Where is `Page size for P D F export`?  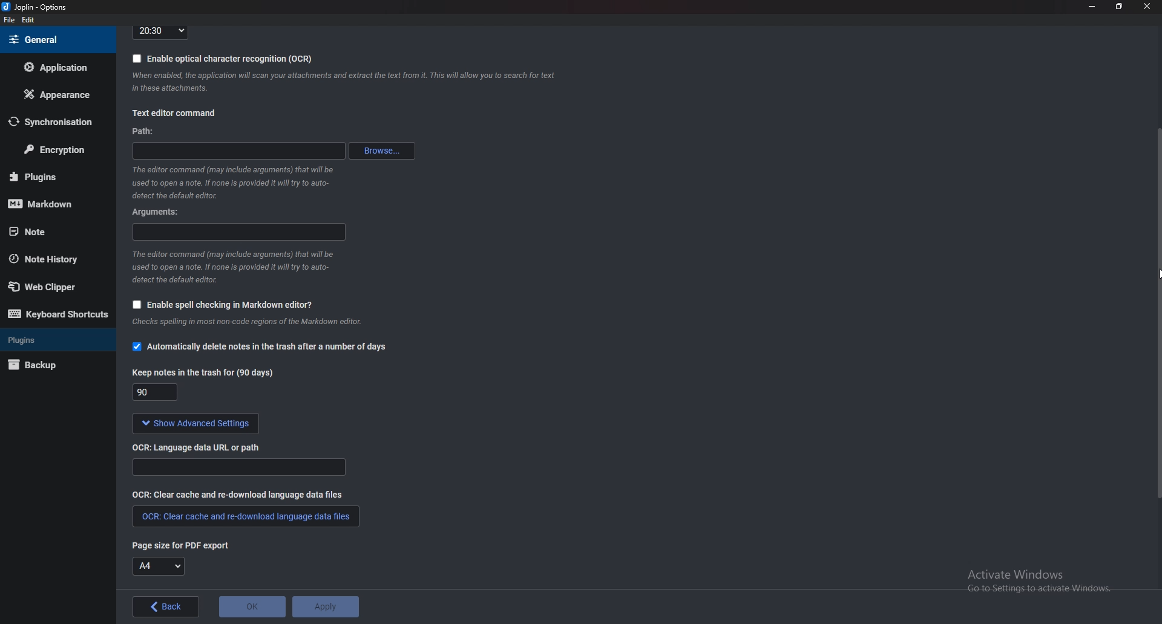
Page size for P D F export is located at coordinates (175, 545).